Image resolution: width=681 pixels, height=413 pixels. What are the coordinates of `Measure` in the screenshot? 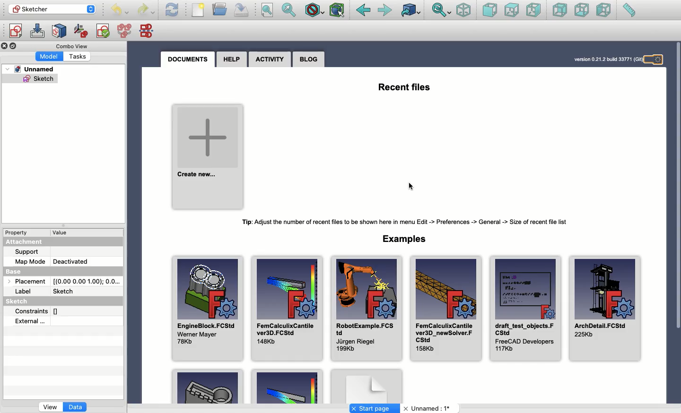 It's located at (629, 11).